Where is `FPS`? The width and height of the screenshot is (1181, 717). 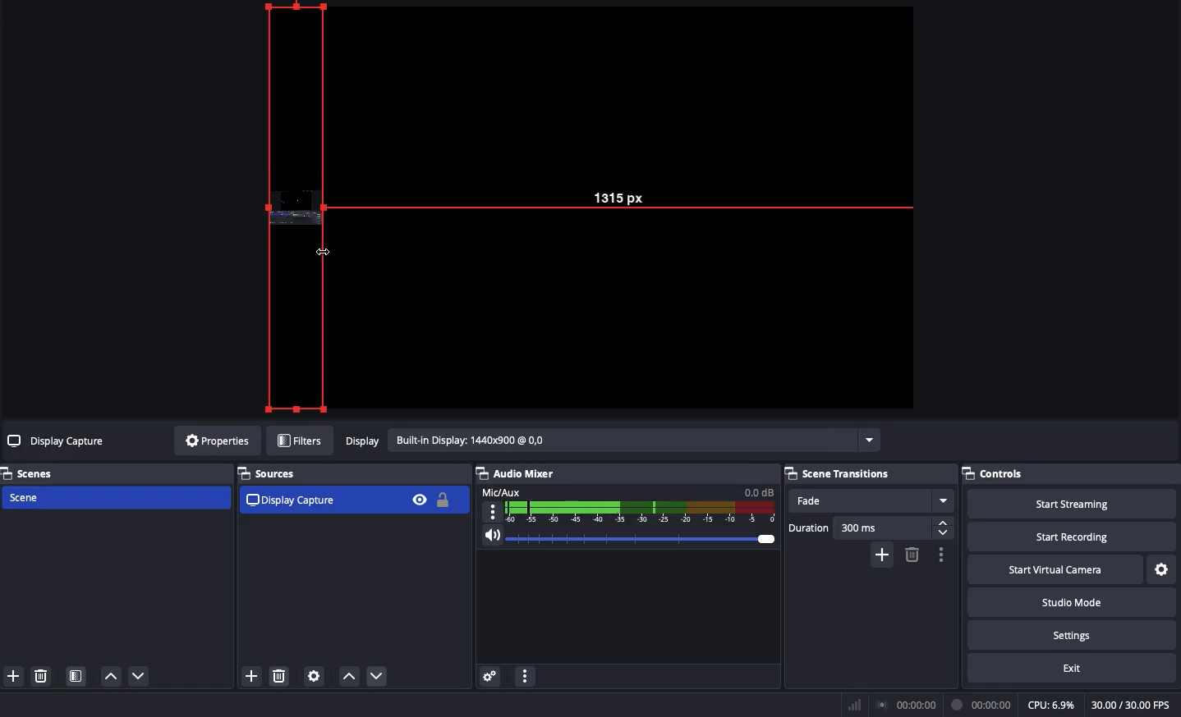
FPS is located at coordinates (1136, 705).